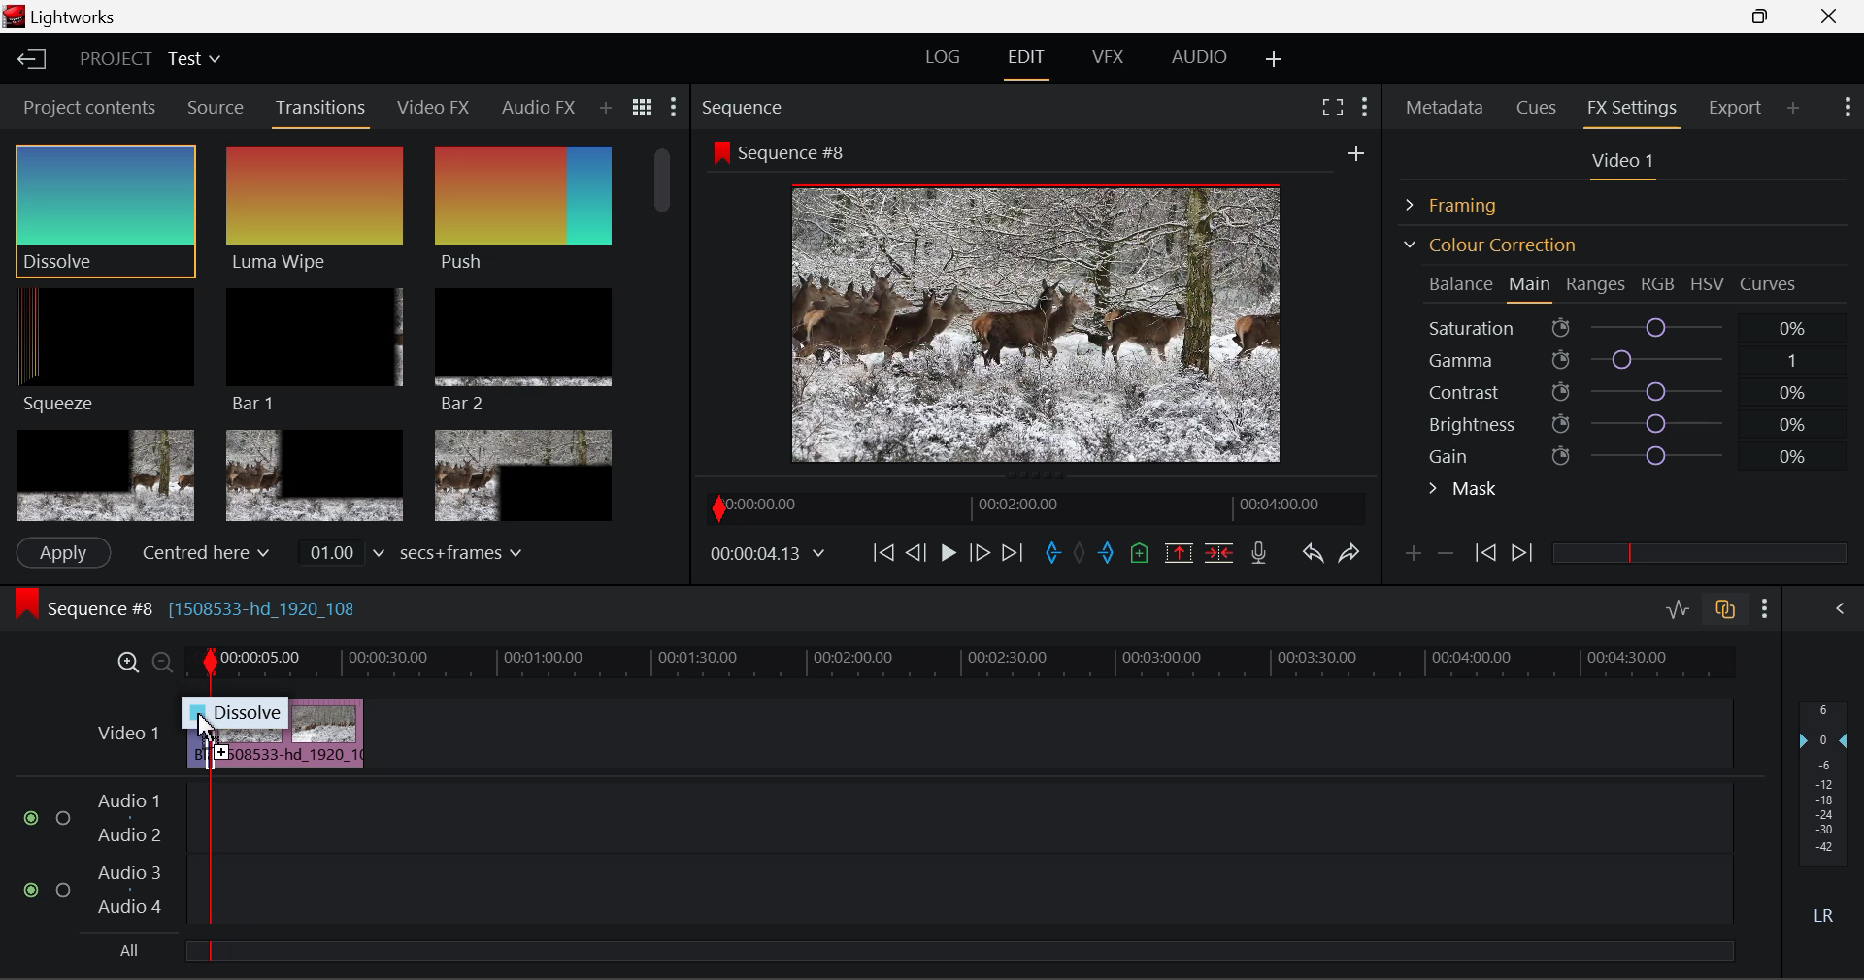 Image resolution: width=1864 pixels, height=980 pixels. Describe the element at coordinates (1539, 105) in the screenshot. I see `Cues Panel` at that location.